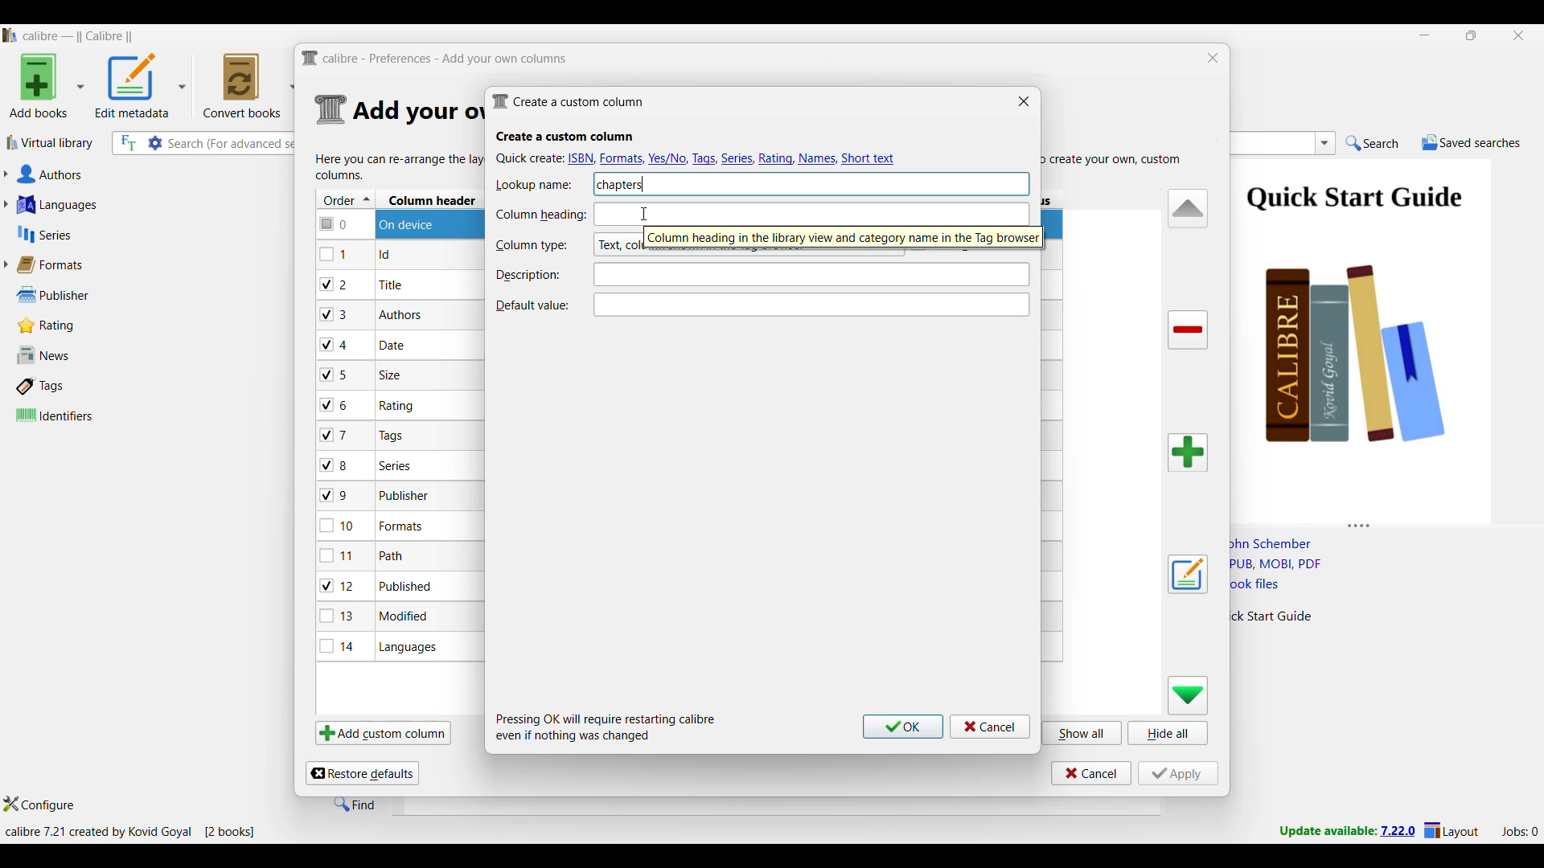 The height and width of the screenshot is (868, 1544). I want to click on checkbox - 14, so click(338, 645).